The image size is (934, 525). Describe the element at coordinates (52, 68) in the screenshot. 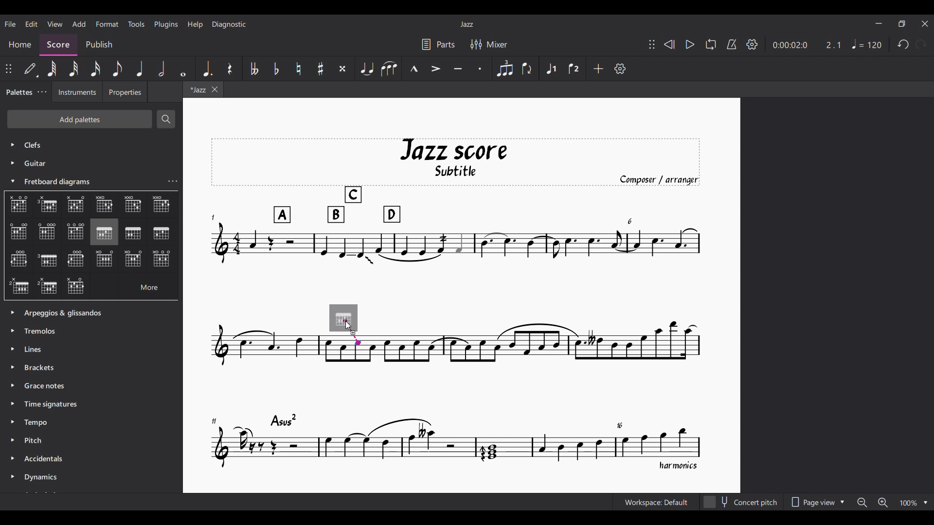

I see `64th note` at that location.